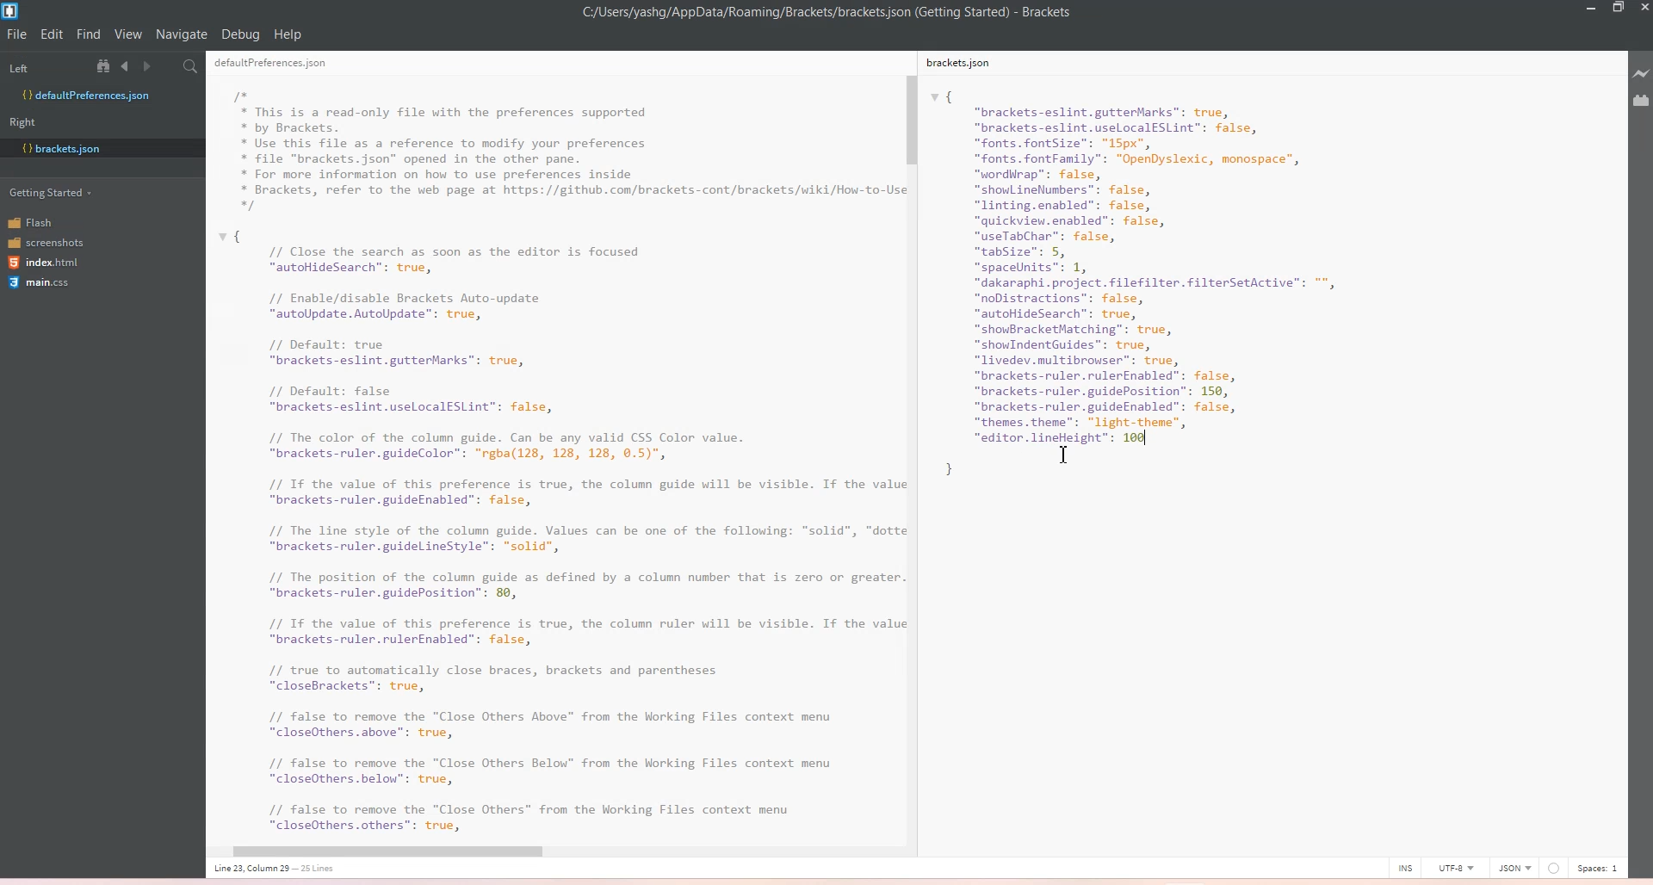 Image resolution: width=1653 pixels, height=885 pixels. What do you see at coordinates (1641, 101) in the screenshot?
I see `Extension Manager` at bounding box center [1641, 101].